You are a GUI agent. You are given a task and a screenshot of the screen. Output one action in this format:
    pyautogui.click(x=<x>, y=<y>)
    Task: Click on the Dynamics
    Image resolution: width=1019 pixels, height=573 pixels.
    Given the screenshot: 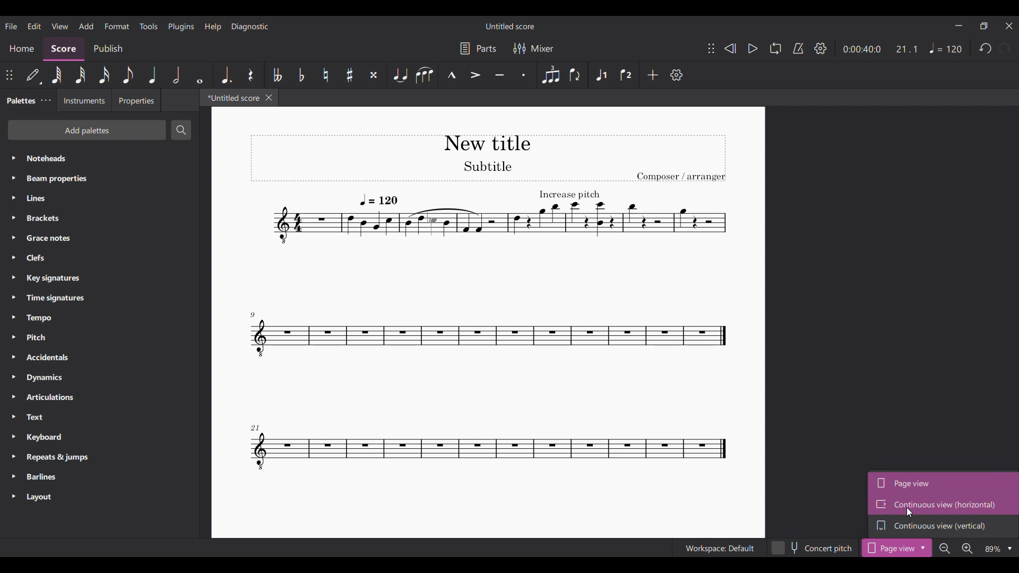 What is the action you would take?
    pyautogui.click(x=99, y=378)
    